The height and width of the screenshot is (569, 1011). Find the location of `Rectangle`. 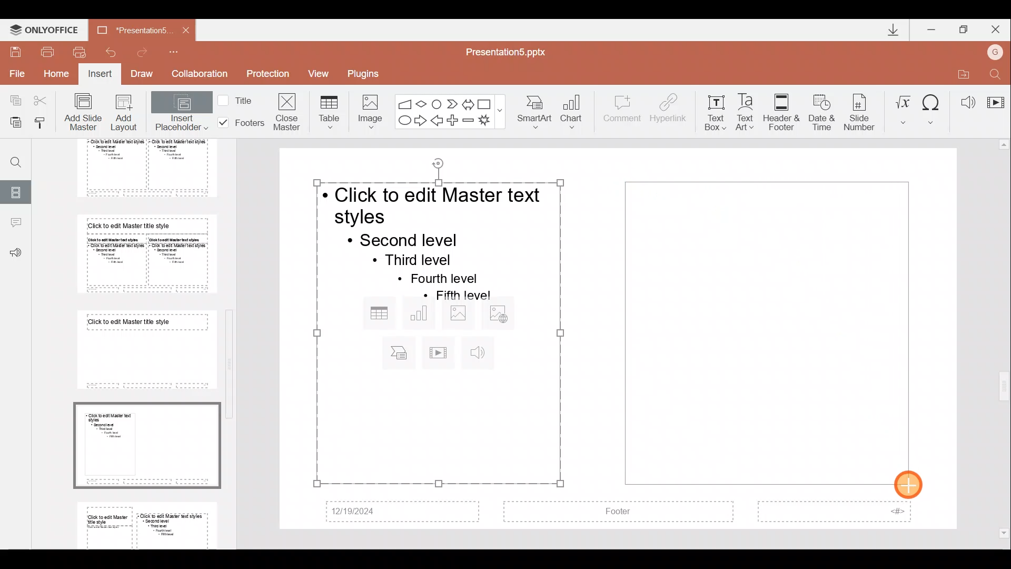

Rectangle is located at coordinates (485, 103).